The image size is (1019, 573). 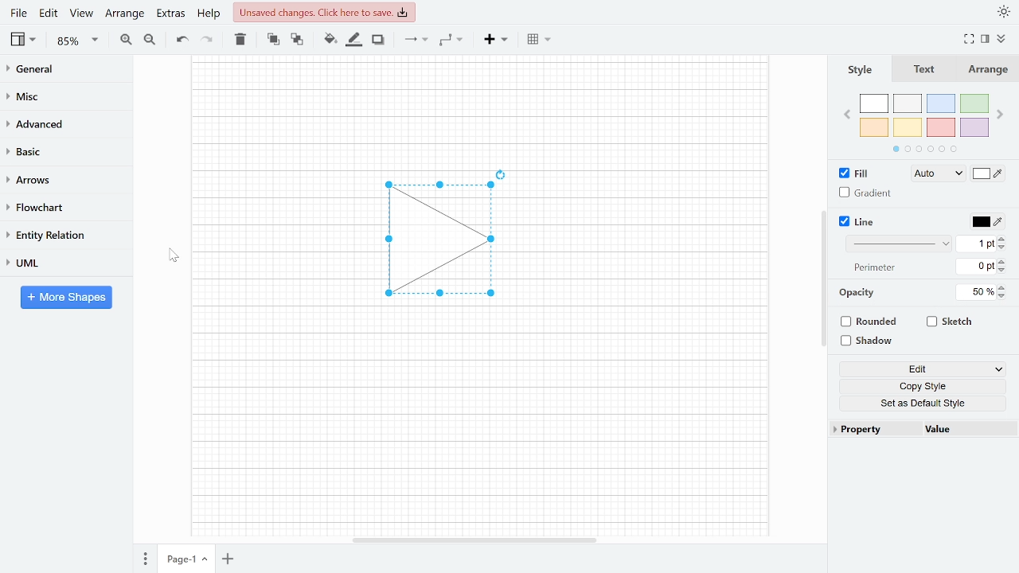 What do you see at coordinates (60, 208) in the screenshot?
I see `Flowchart` at bounding box center [60, 208].